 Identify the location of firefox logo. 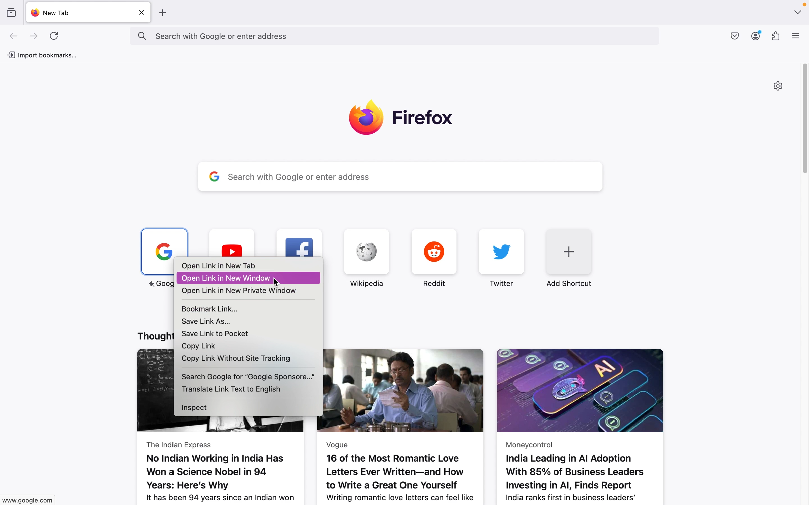
(402, 120).